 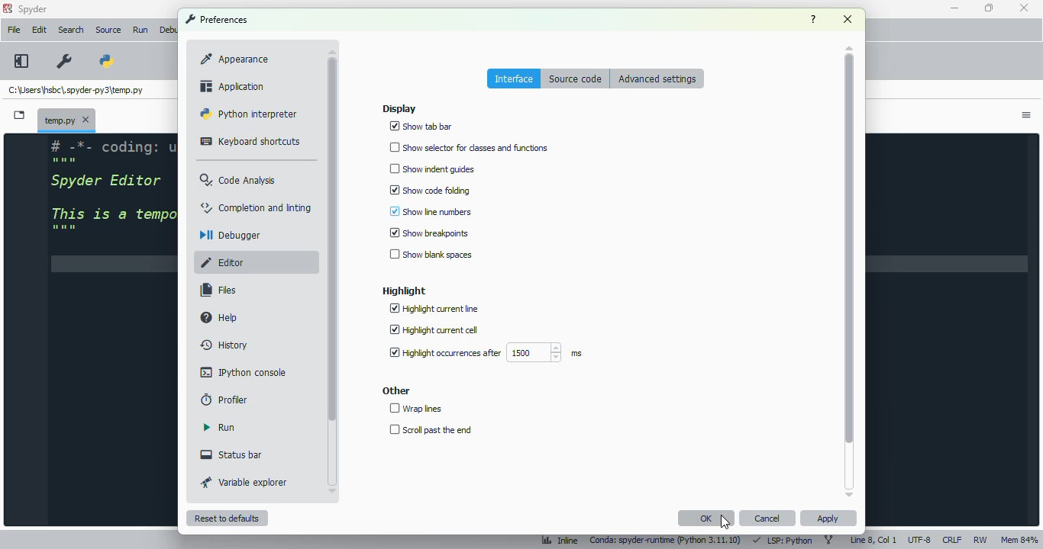 I want to click on run, so click(x=140, y=30).